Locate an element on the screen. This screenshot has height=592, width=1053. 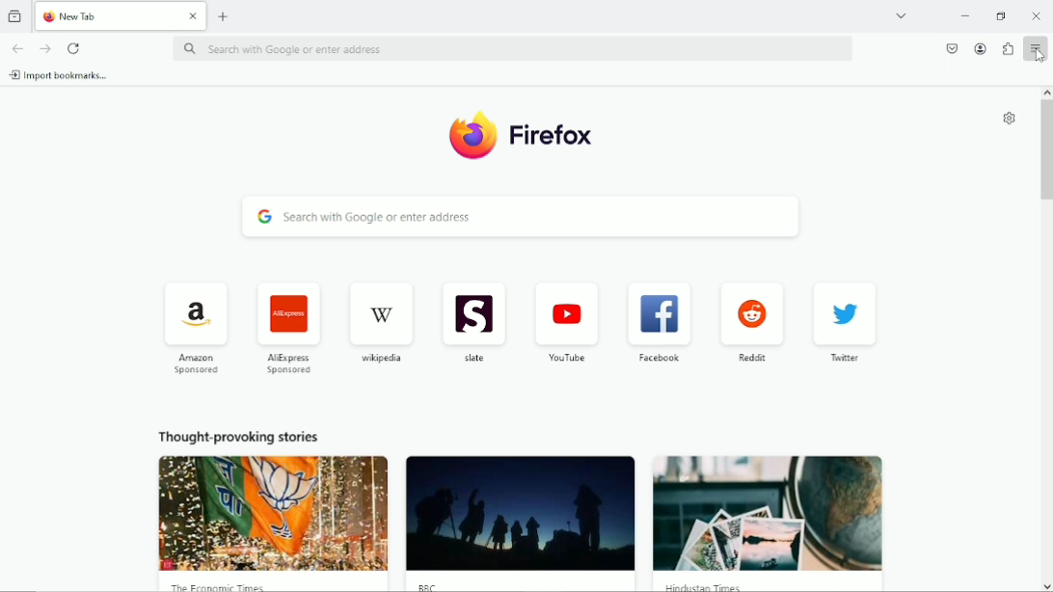
open application menu is located at coordinates (1039, 49).